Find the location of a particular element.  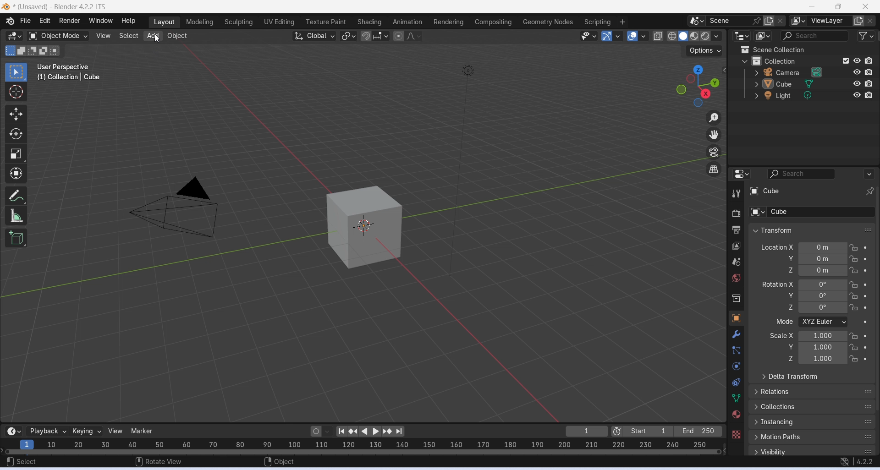

view layer is located at coordinates (829, 21).